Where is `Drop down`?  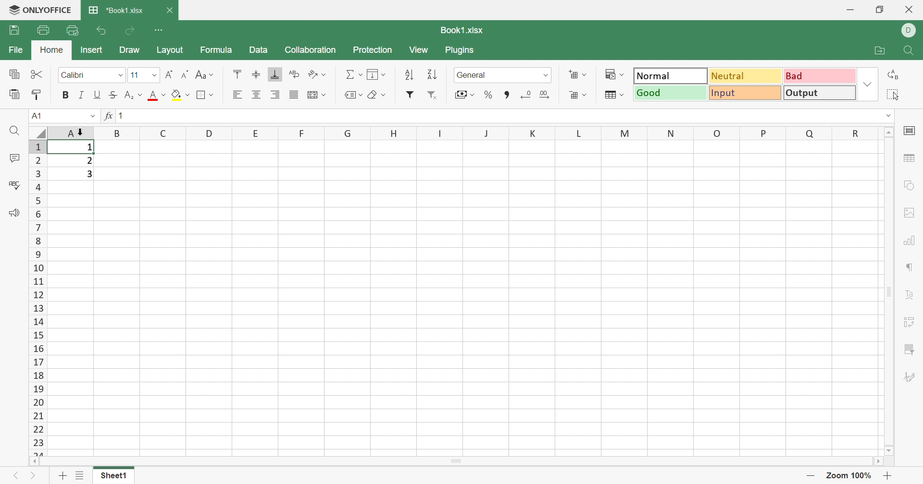
Drop down is located at coordinates (92, 116).